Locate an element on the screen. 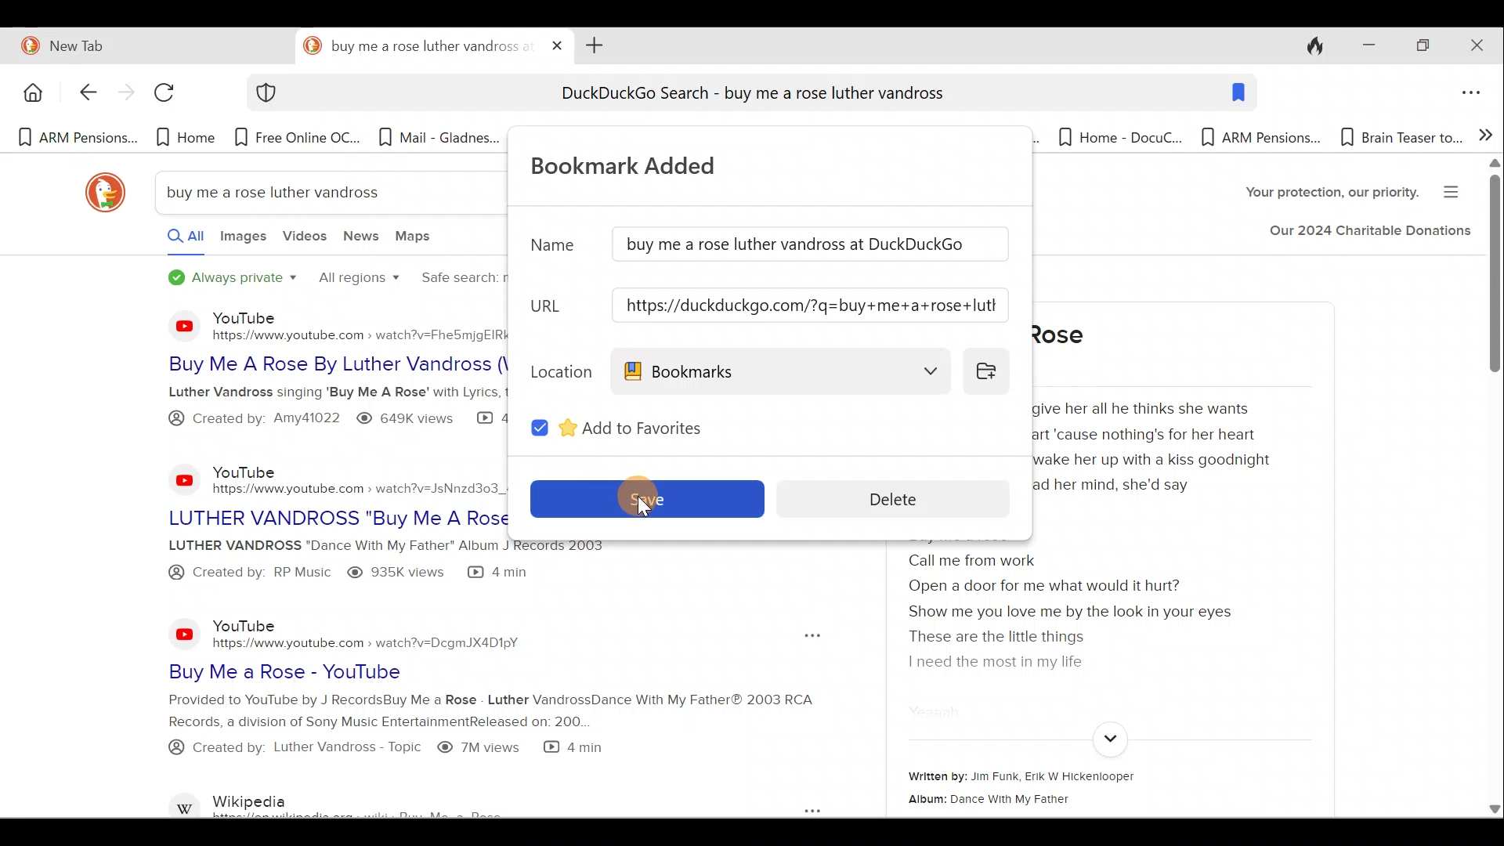  YouTube logo is located at coordinates (174, 325).